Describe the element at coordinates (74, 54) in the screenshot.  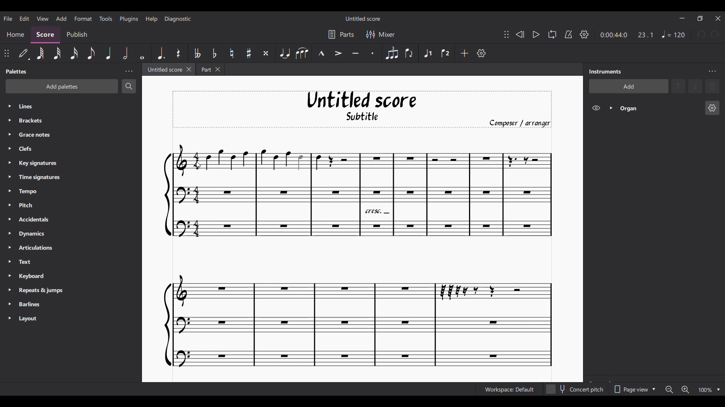
I see `16th note` at that location.